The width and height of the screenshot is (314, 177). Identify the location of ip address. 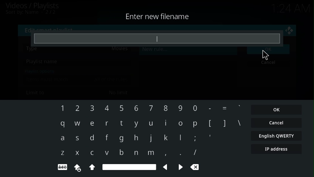
(277, 149).